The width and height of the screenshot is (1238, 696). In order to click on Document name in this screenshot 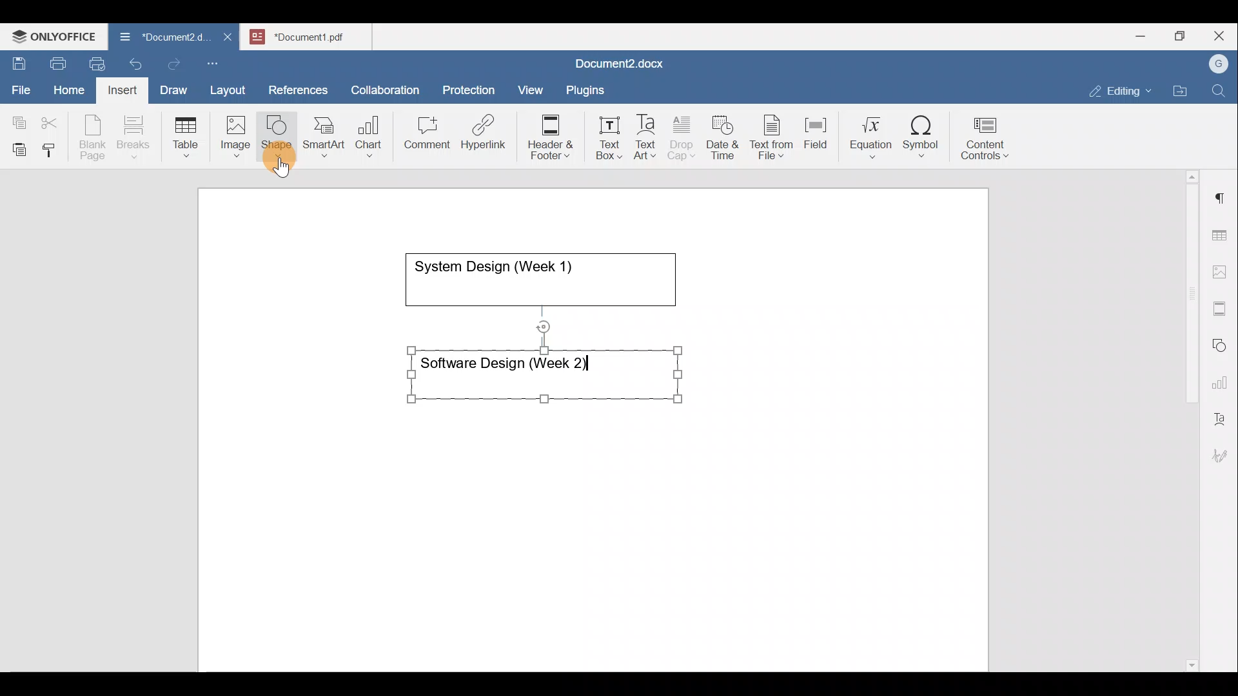, I will do `click(157, 39)`.